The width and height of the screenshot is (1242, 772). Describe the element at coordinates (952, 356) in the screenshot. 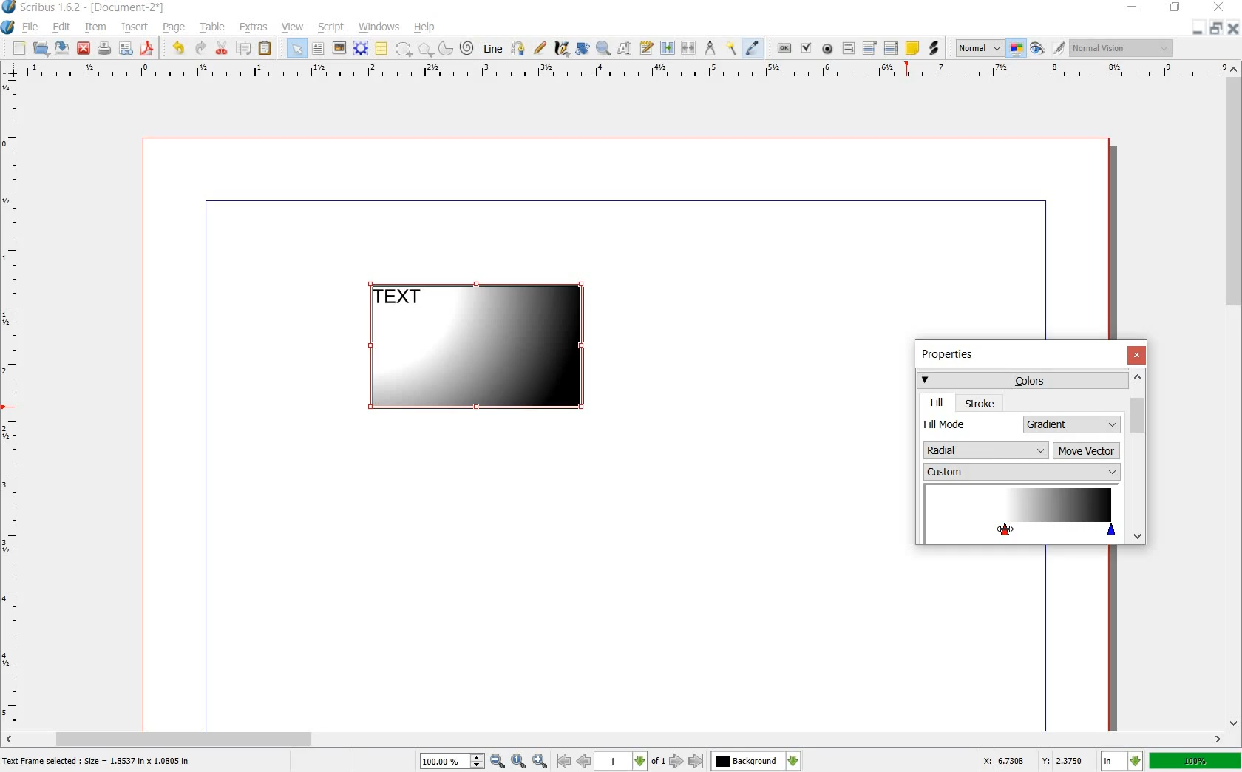

I see `properties` at that location.